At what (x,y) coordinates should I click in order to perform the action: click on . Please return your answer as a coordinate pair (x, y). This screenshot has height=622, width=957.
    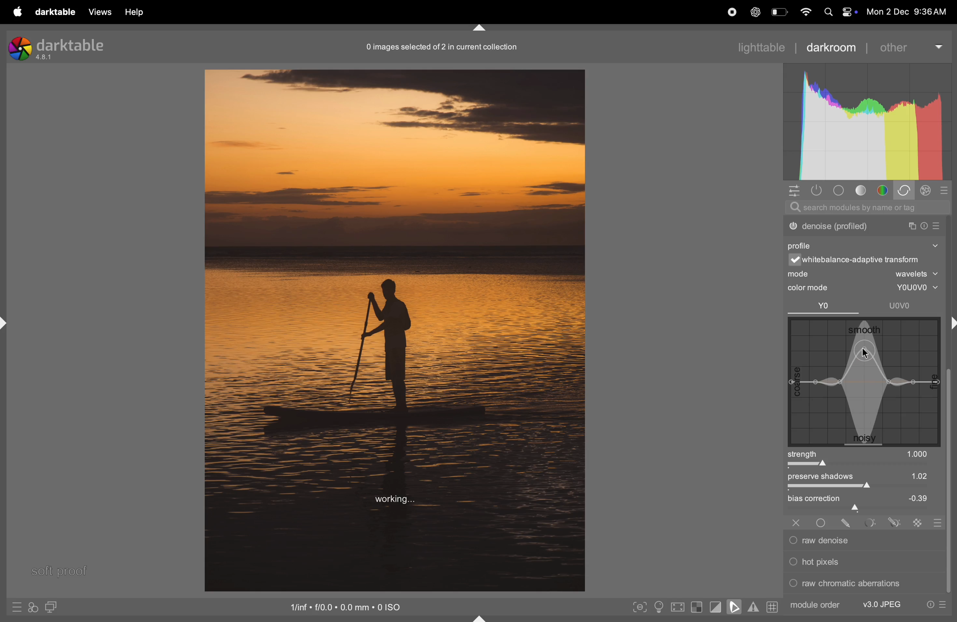
    Looking at the image, I should click on (847, 522).